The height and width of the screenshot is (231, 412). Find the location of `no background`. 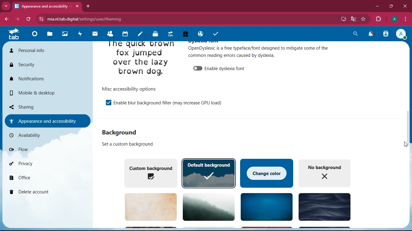

no background is located at coordinates (325, 173).